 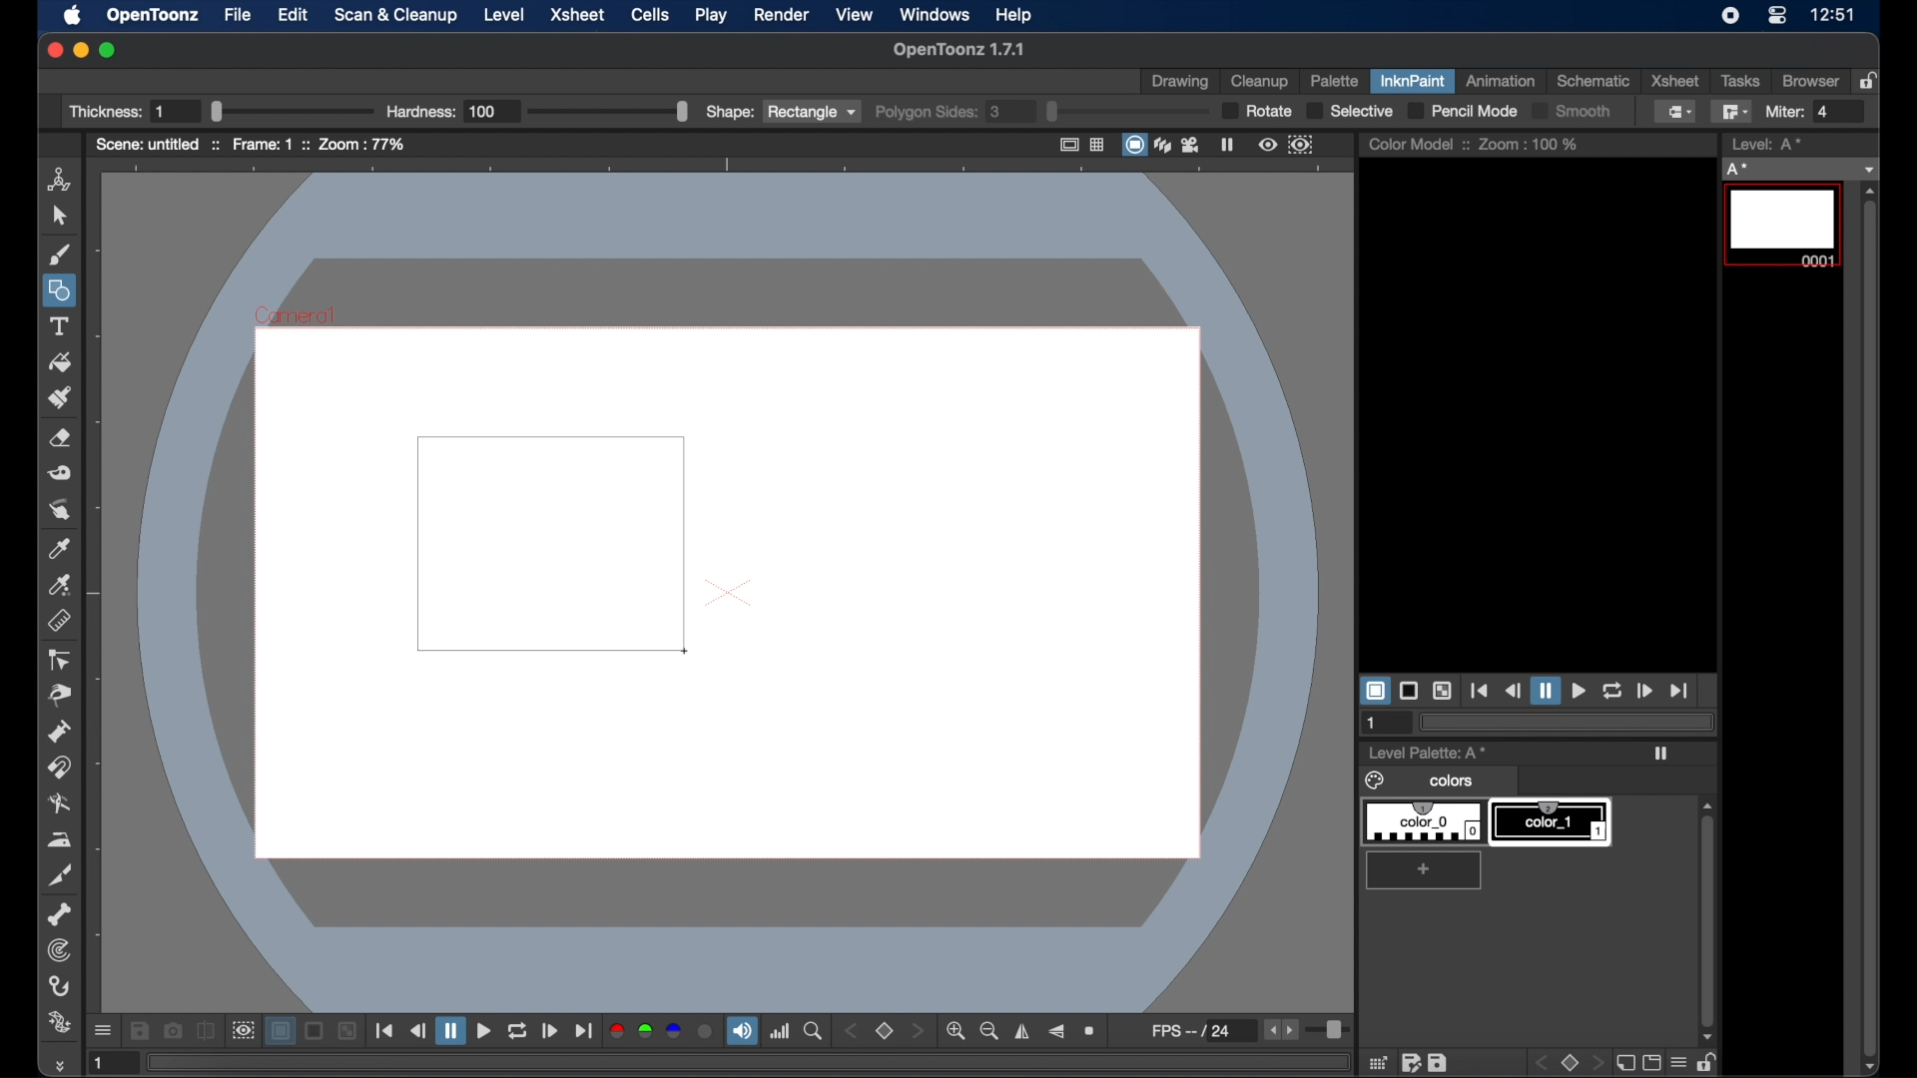 I want to click on jump to start, so click(x=384, y=1030).